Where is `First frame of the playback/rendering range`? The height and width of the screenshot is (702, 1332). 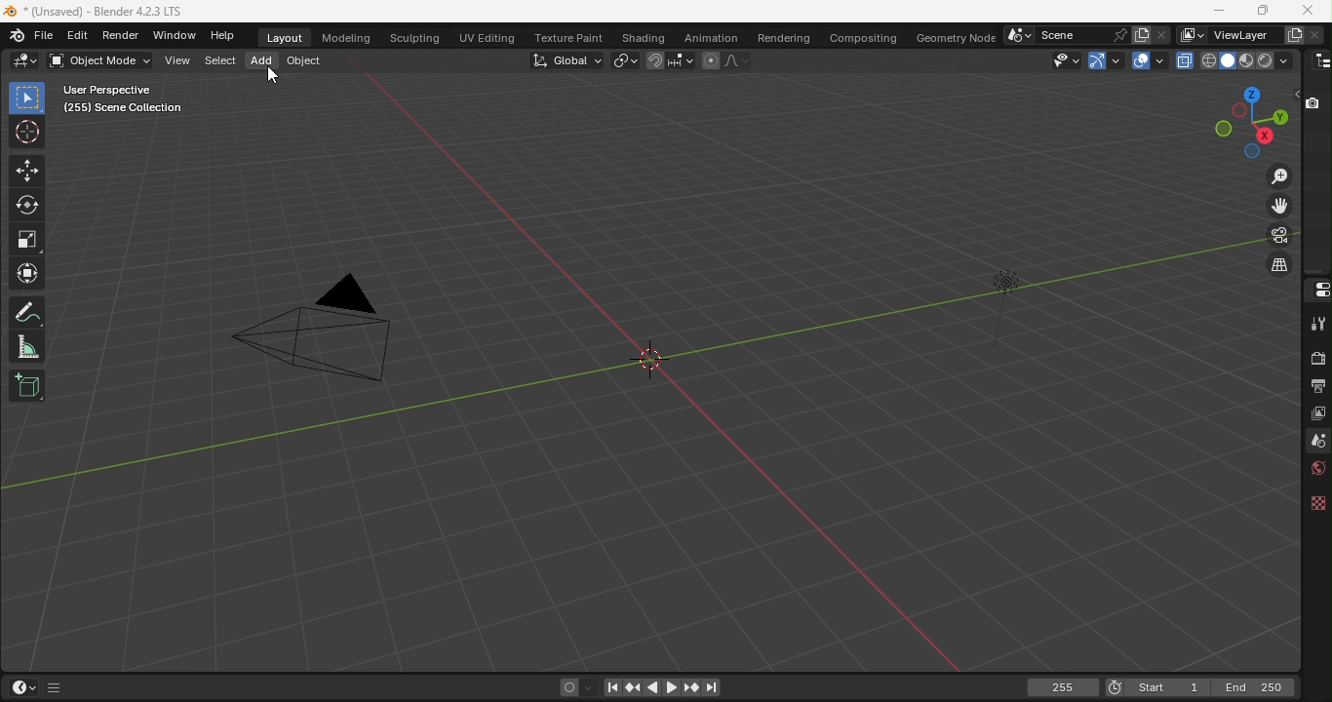 First frame of the playback/rendering range is located at coordinates (1168, 687).